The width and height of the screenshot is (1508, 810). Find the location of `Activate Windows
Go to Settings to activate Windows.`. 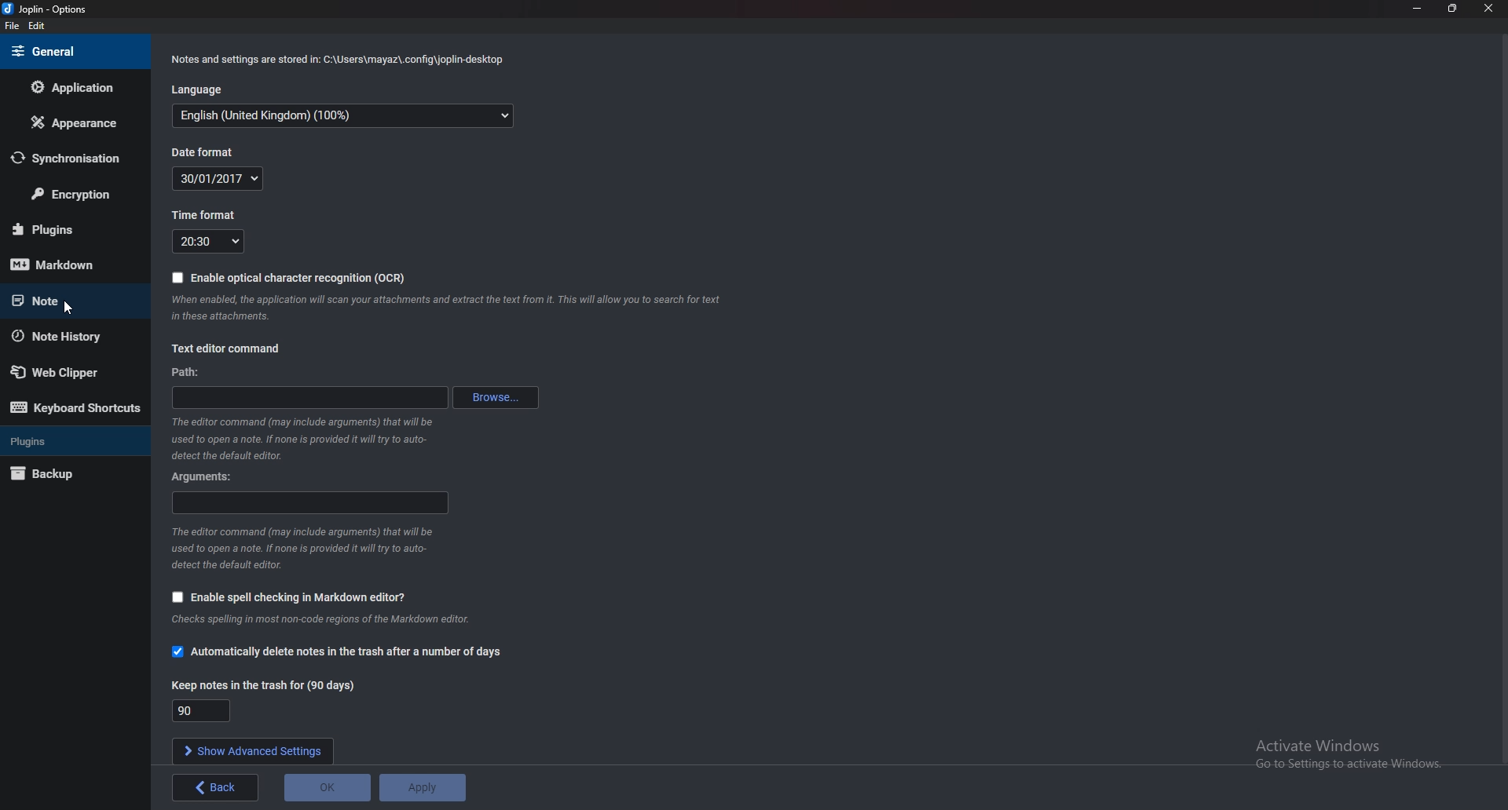

Activate Windows
Go to Settings to activate Windows. is located at coordinates (1350, 753).